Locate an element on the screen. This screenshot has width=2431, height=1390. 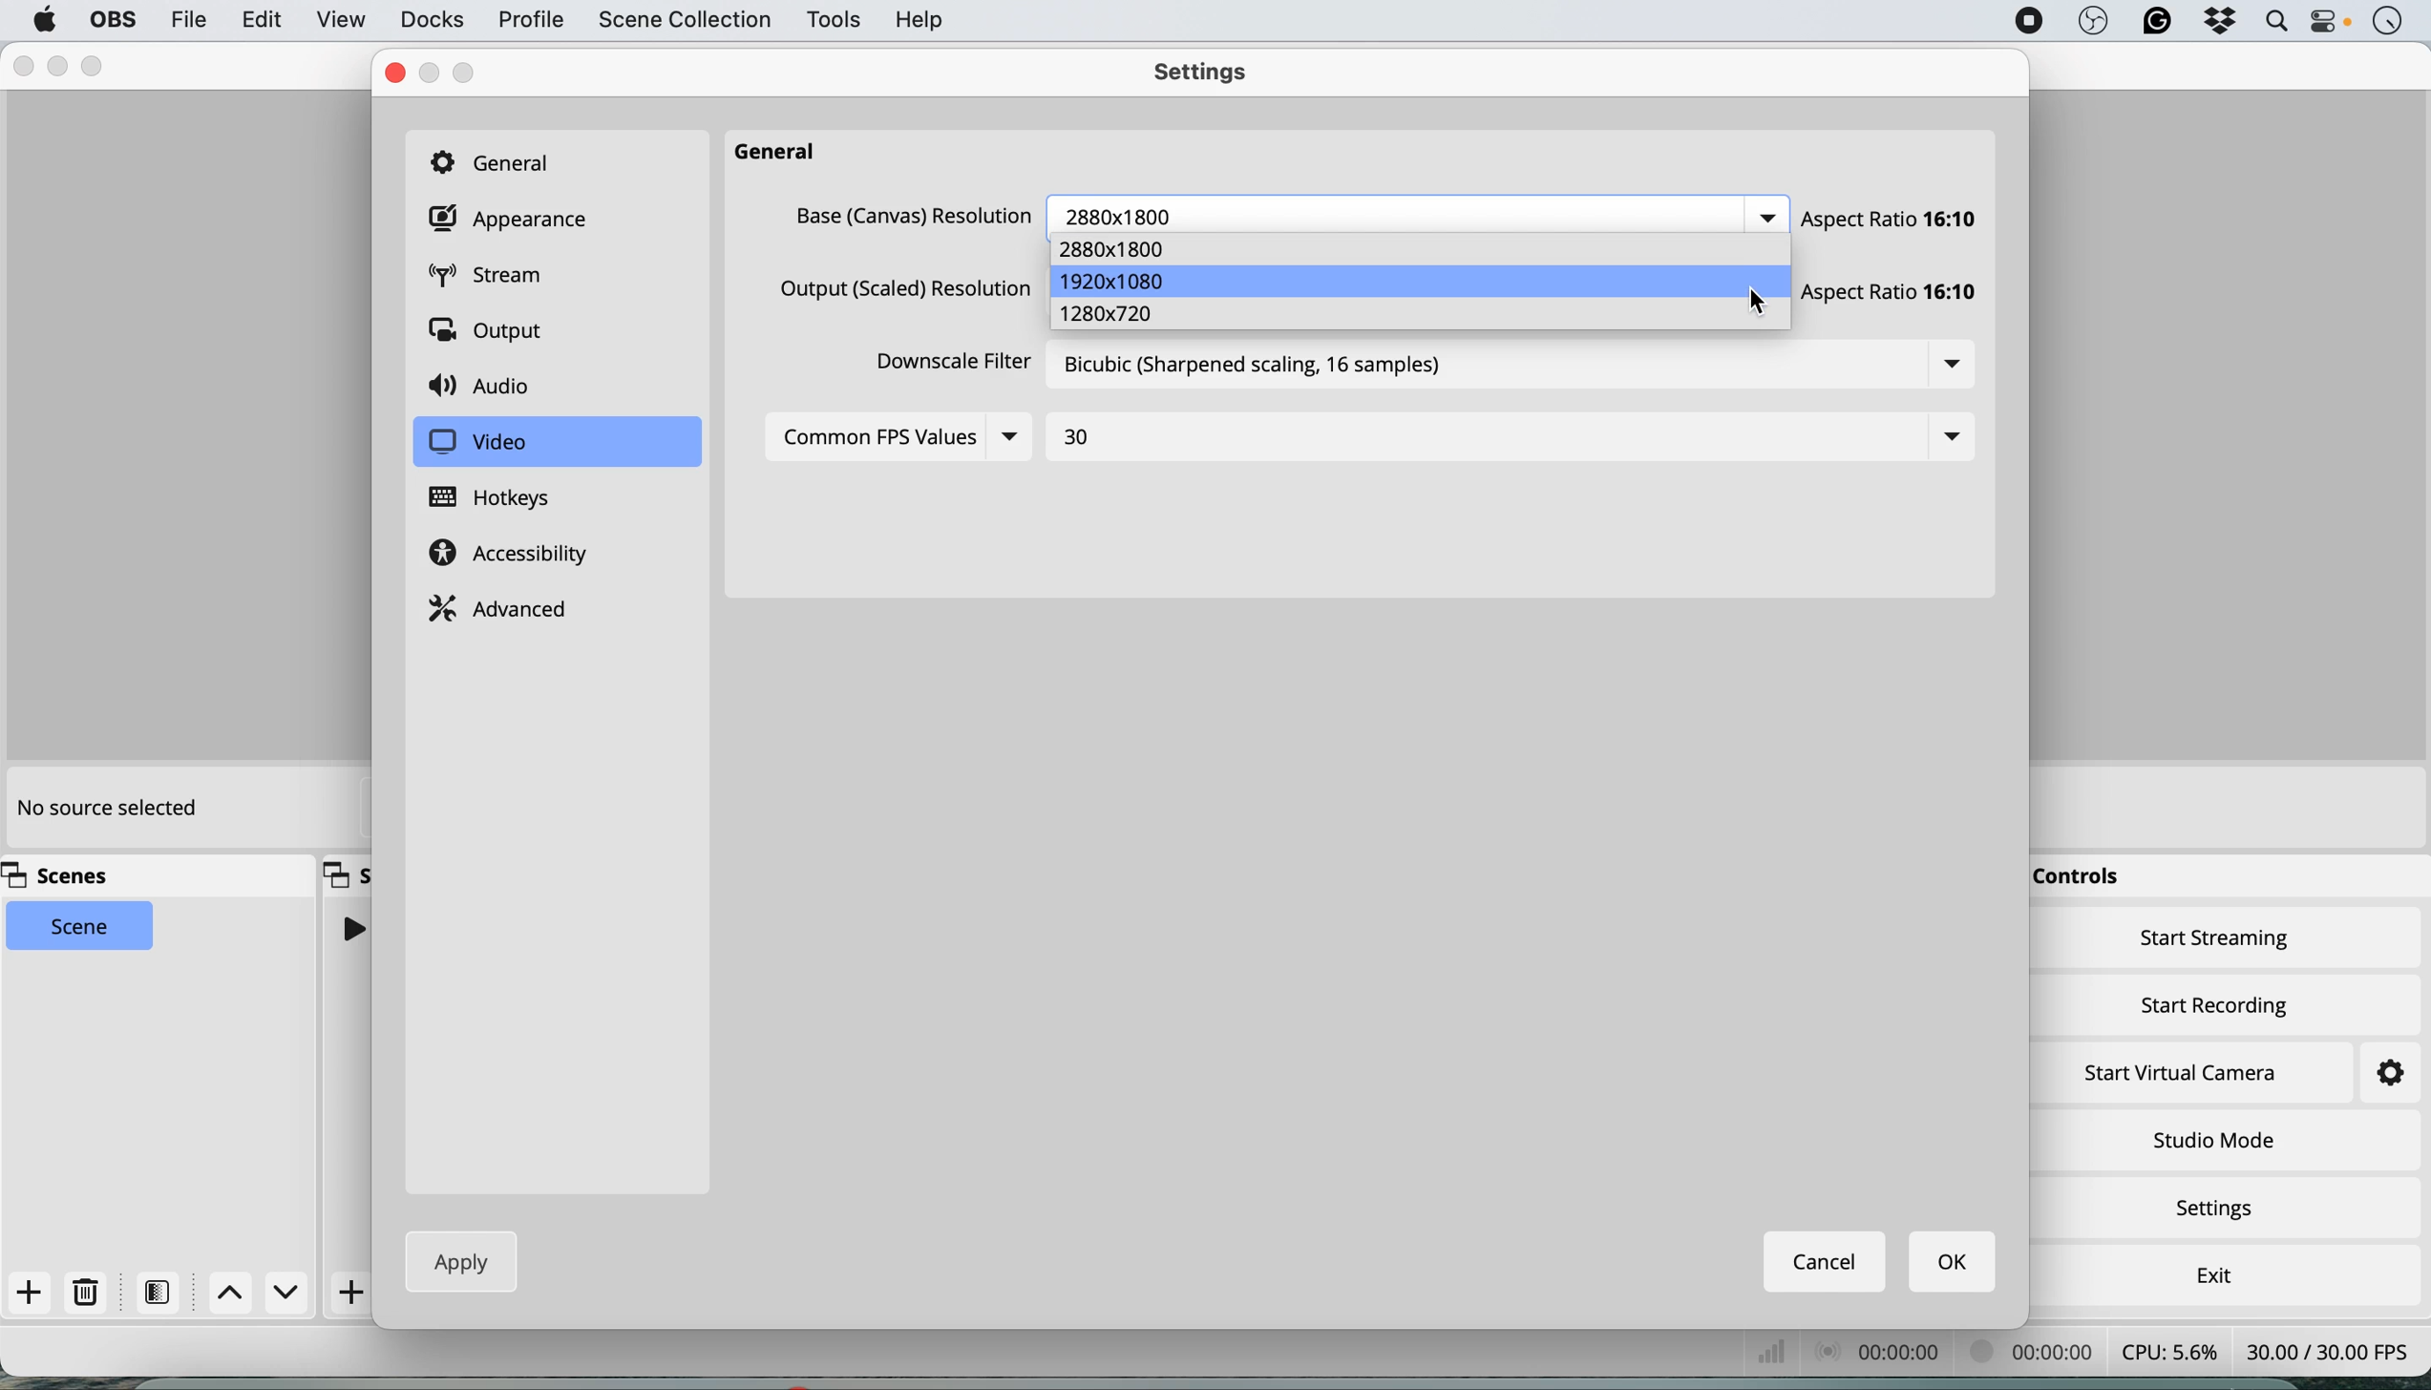
help is located at coordinates (922, 19).